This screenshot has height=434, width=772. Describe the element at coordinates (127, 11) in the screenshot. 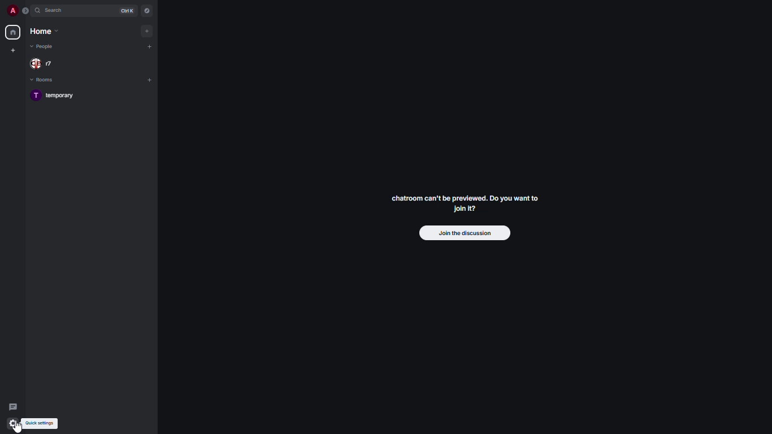

I see `ctrl K` at that location.